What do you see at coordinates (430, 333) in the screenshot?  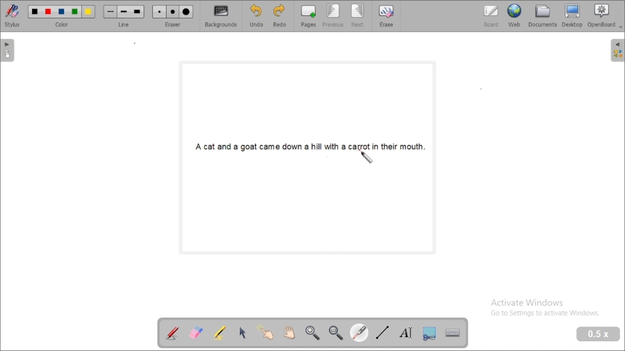 I see `capture part of the screen` at bounding box center [430, 333].